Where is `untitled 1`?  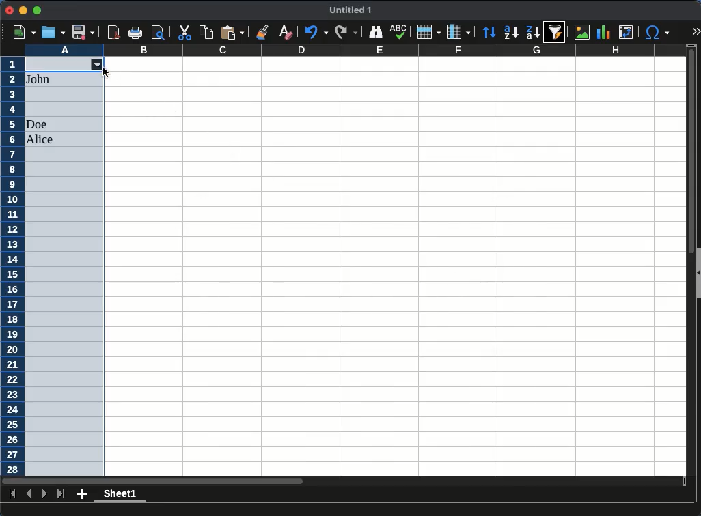
untitled 1 is located at coordinates (348, 10).